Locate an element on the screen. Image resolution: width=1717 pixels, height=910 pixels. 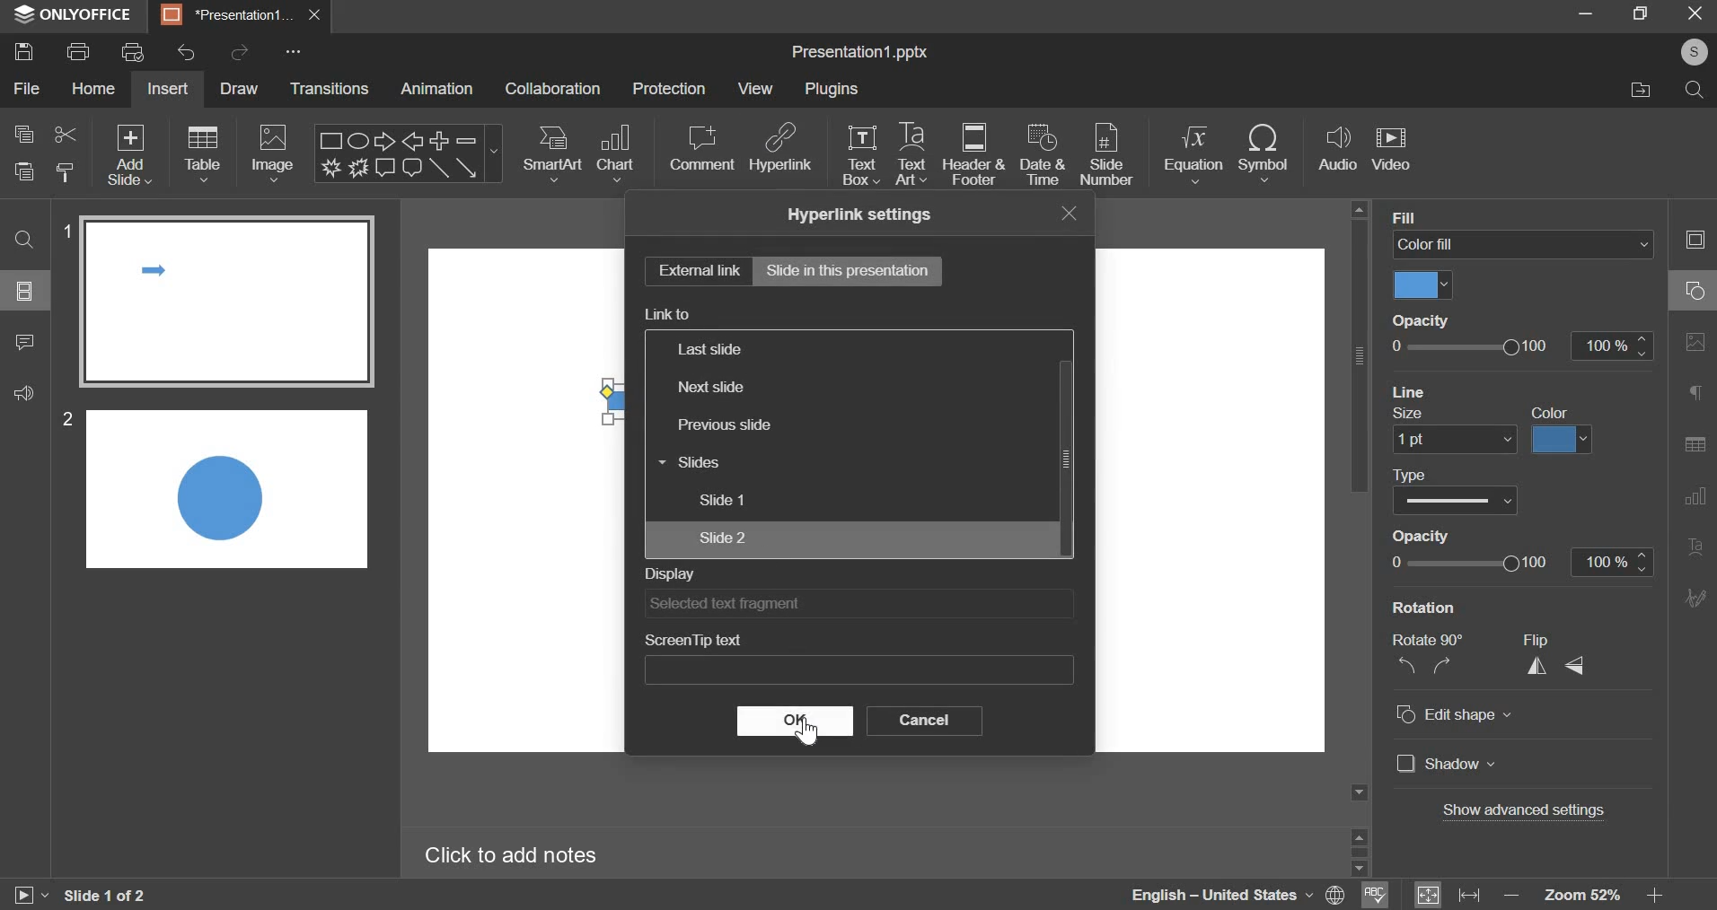
slide 2 preview is located at coordinates (226, 489).